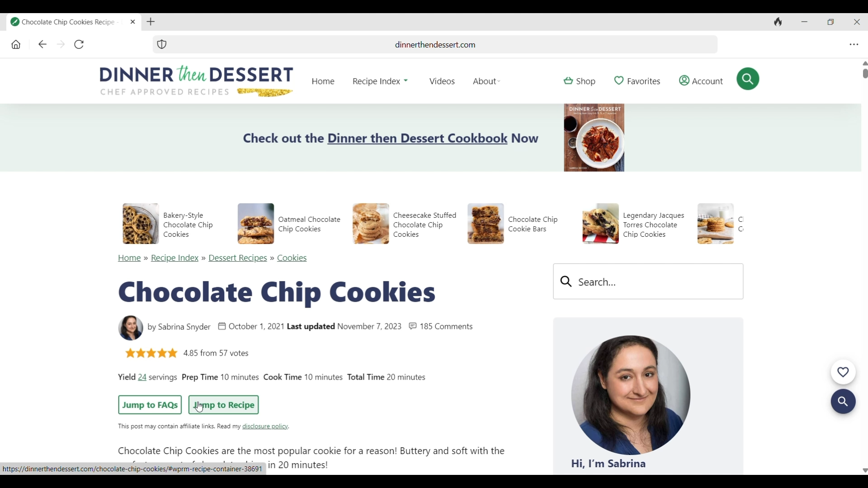  I want to click on Add to favorites, so click(843, 373).